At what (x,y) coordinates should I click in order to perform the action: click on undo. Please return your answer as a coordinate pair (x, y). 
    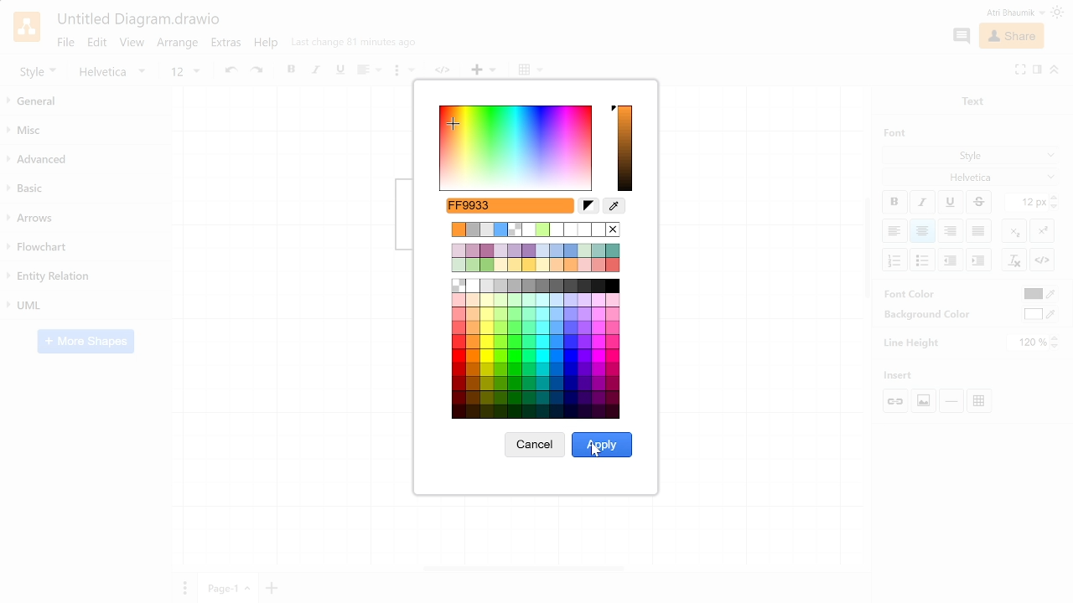
    Looking at the image, I should click on (229, 71).